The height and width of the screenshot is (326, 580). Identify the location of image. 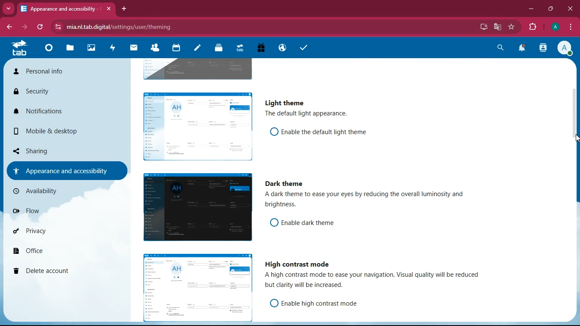
(194, 286).